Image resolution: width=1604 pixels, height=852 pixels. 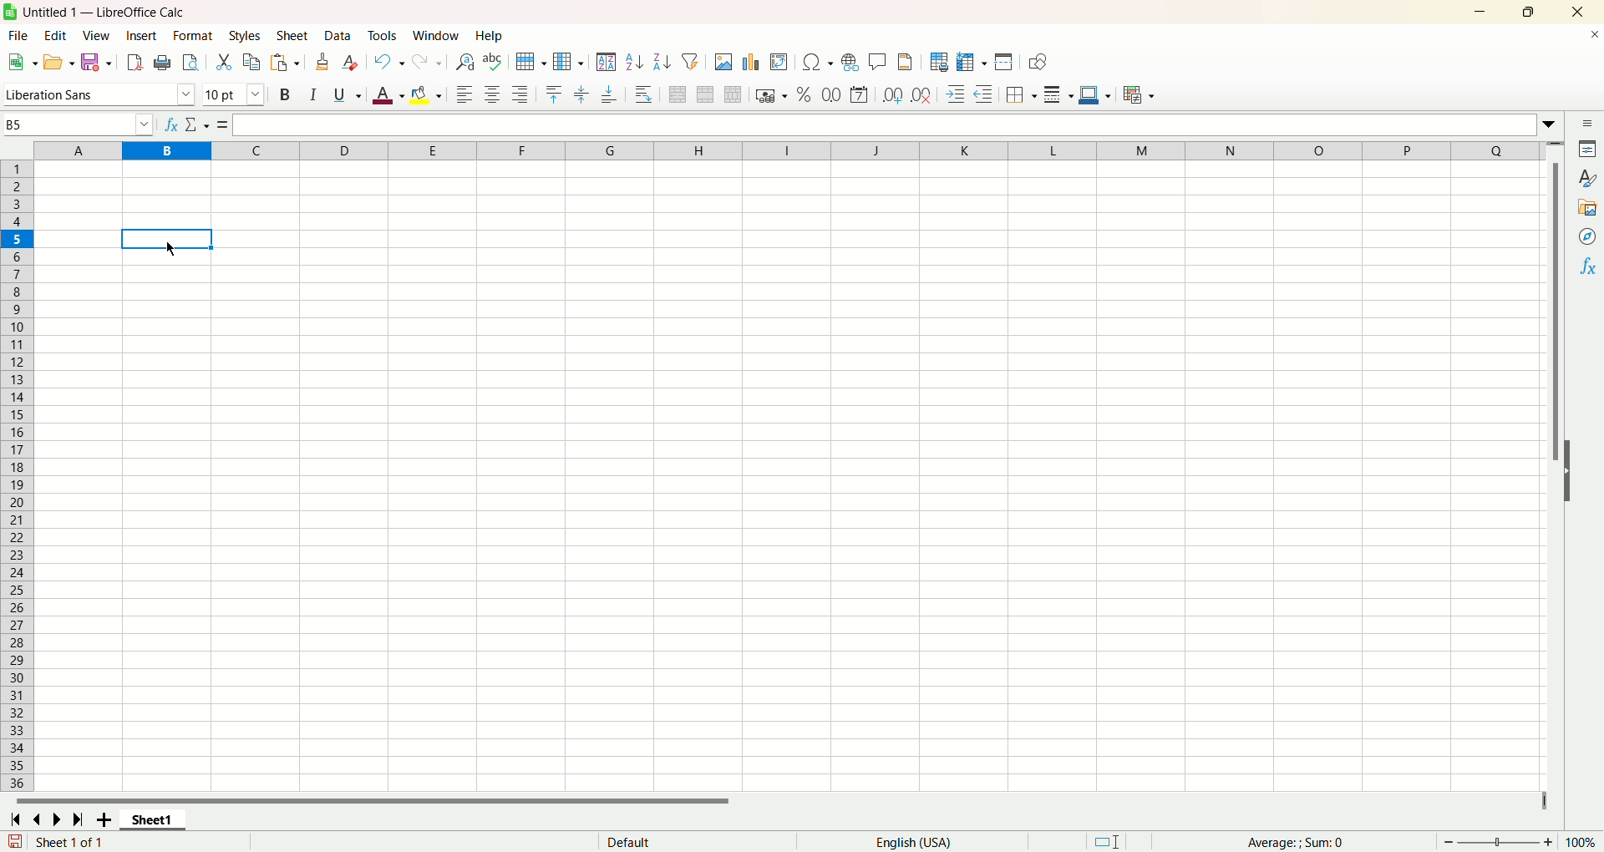 I want to click on close, so click(x=1590, y=38).